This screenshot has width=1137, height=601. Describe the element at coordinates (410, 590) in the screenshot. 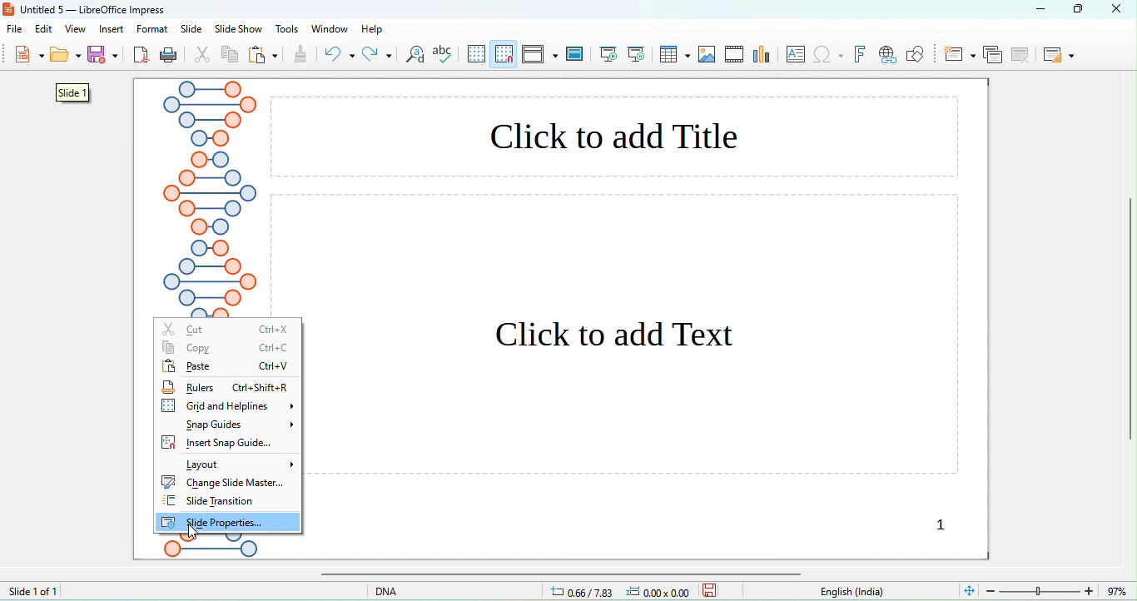

I see `DNA` at that location.